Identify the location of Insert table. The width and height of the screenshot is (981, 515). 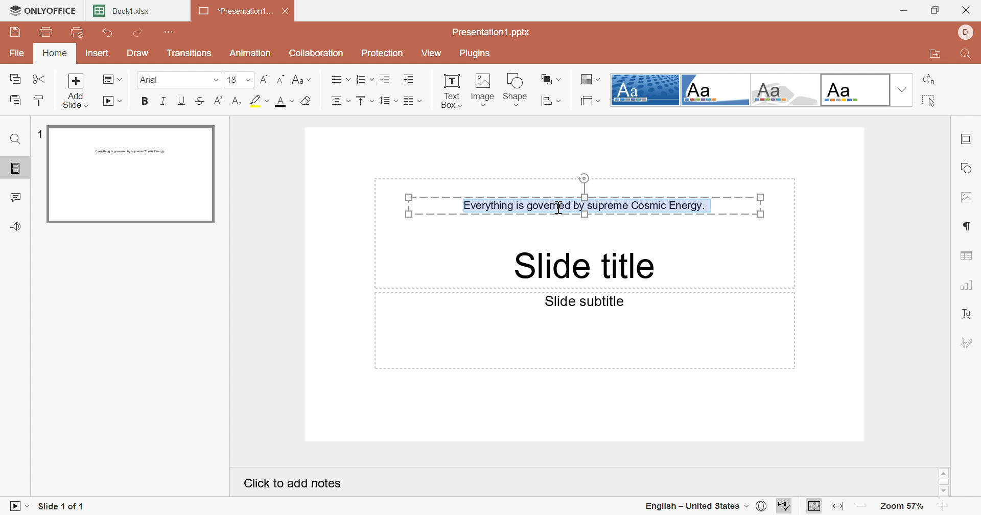
(968, 256).